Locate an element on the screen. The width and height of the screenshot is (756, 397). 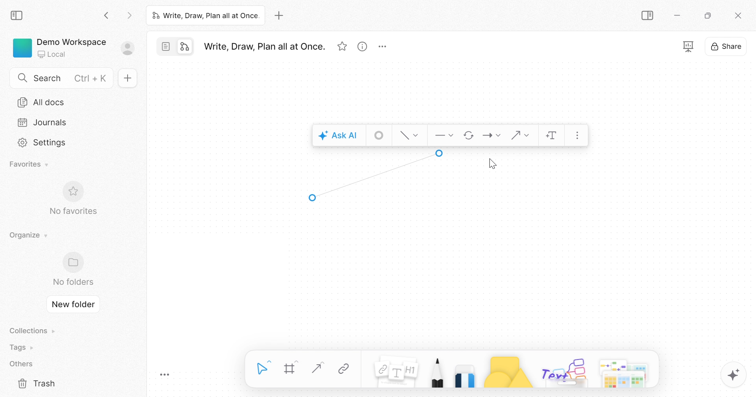
Journals is located at coordinates (40, 122).